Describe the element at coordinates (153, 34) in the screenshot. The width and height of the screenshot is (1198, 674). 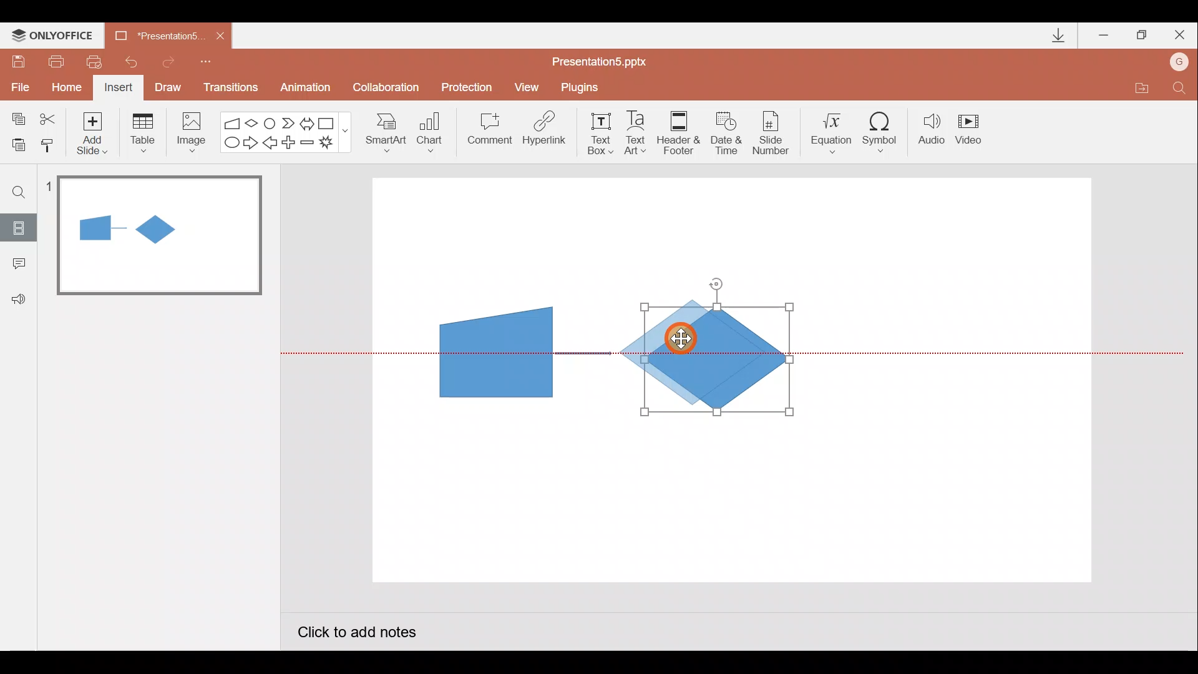
I see `Presentation5.` at that location.